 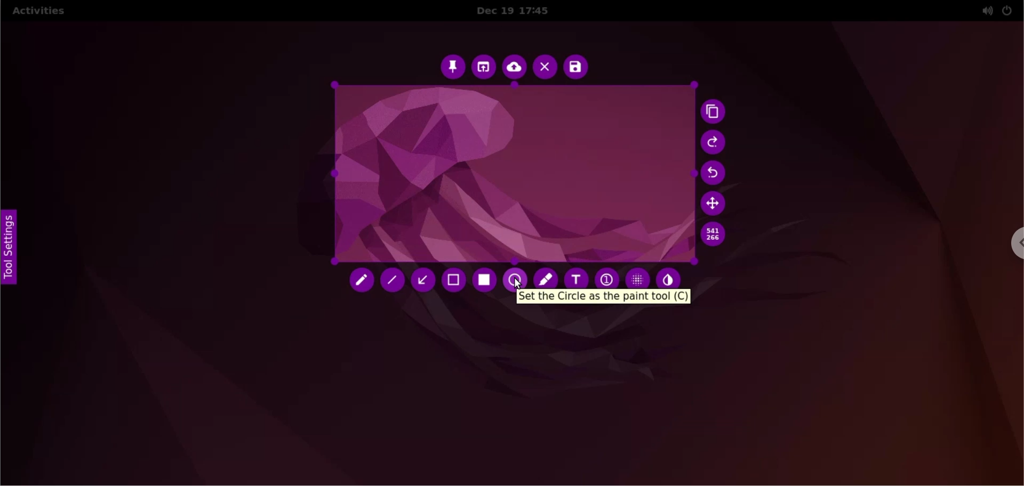 What do you see at coordinates (716, 113) in the screenshot?
I see `copy to clipboard` at bounding box center [716, 113].